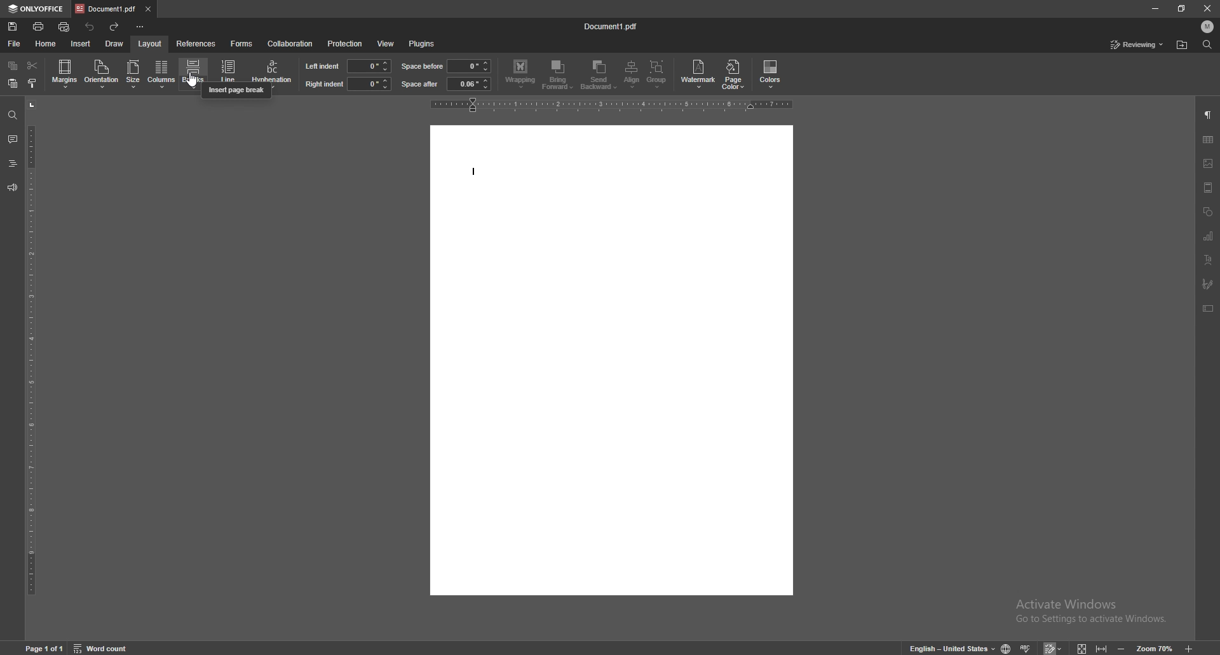  I want to click on document, so click(611, 360).